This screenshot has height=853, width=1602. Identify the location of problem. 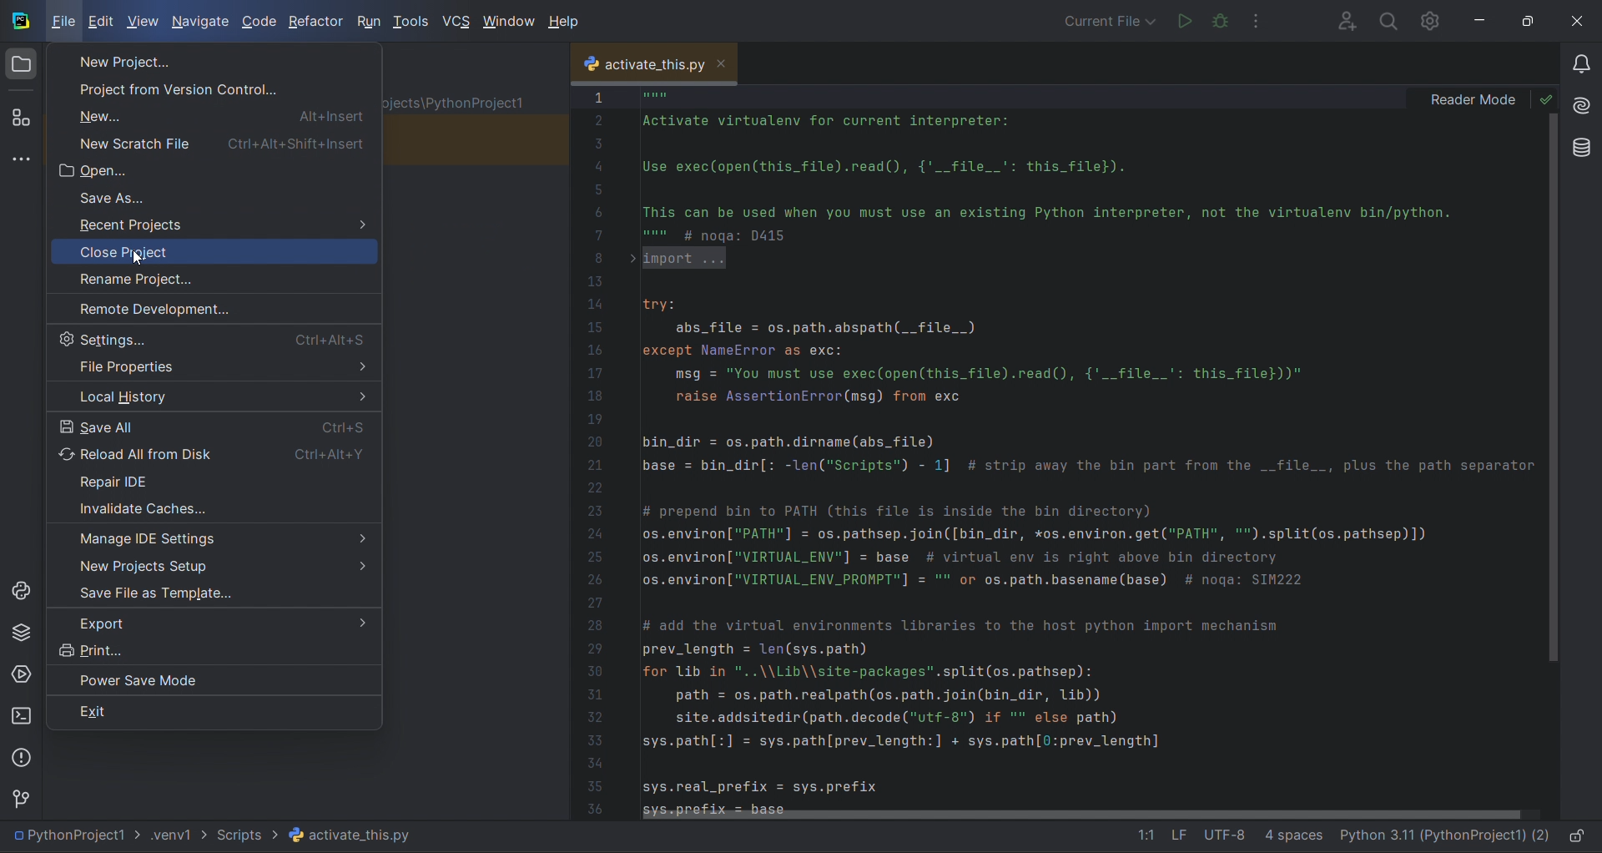
(20, 760).